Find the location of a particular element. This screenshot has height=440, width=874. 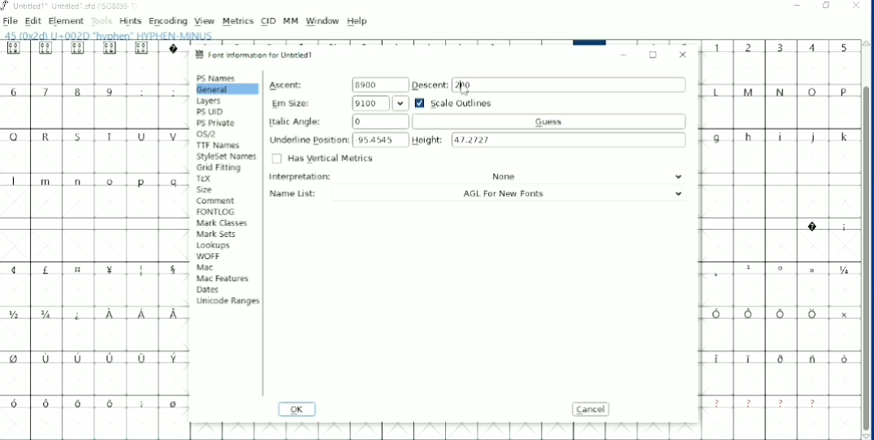

PS UID is located at coordinates (210, 112).